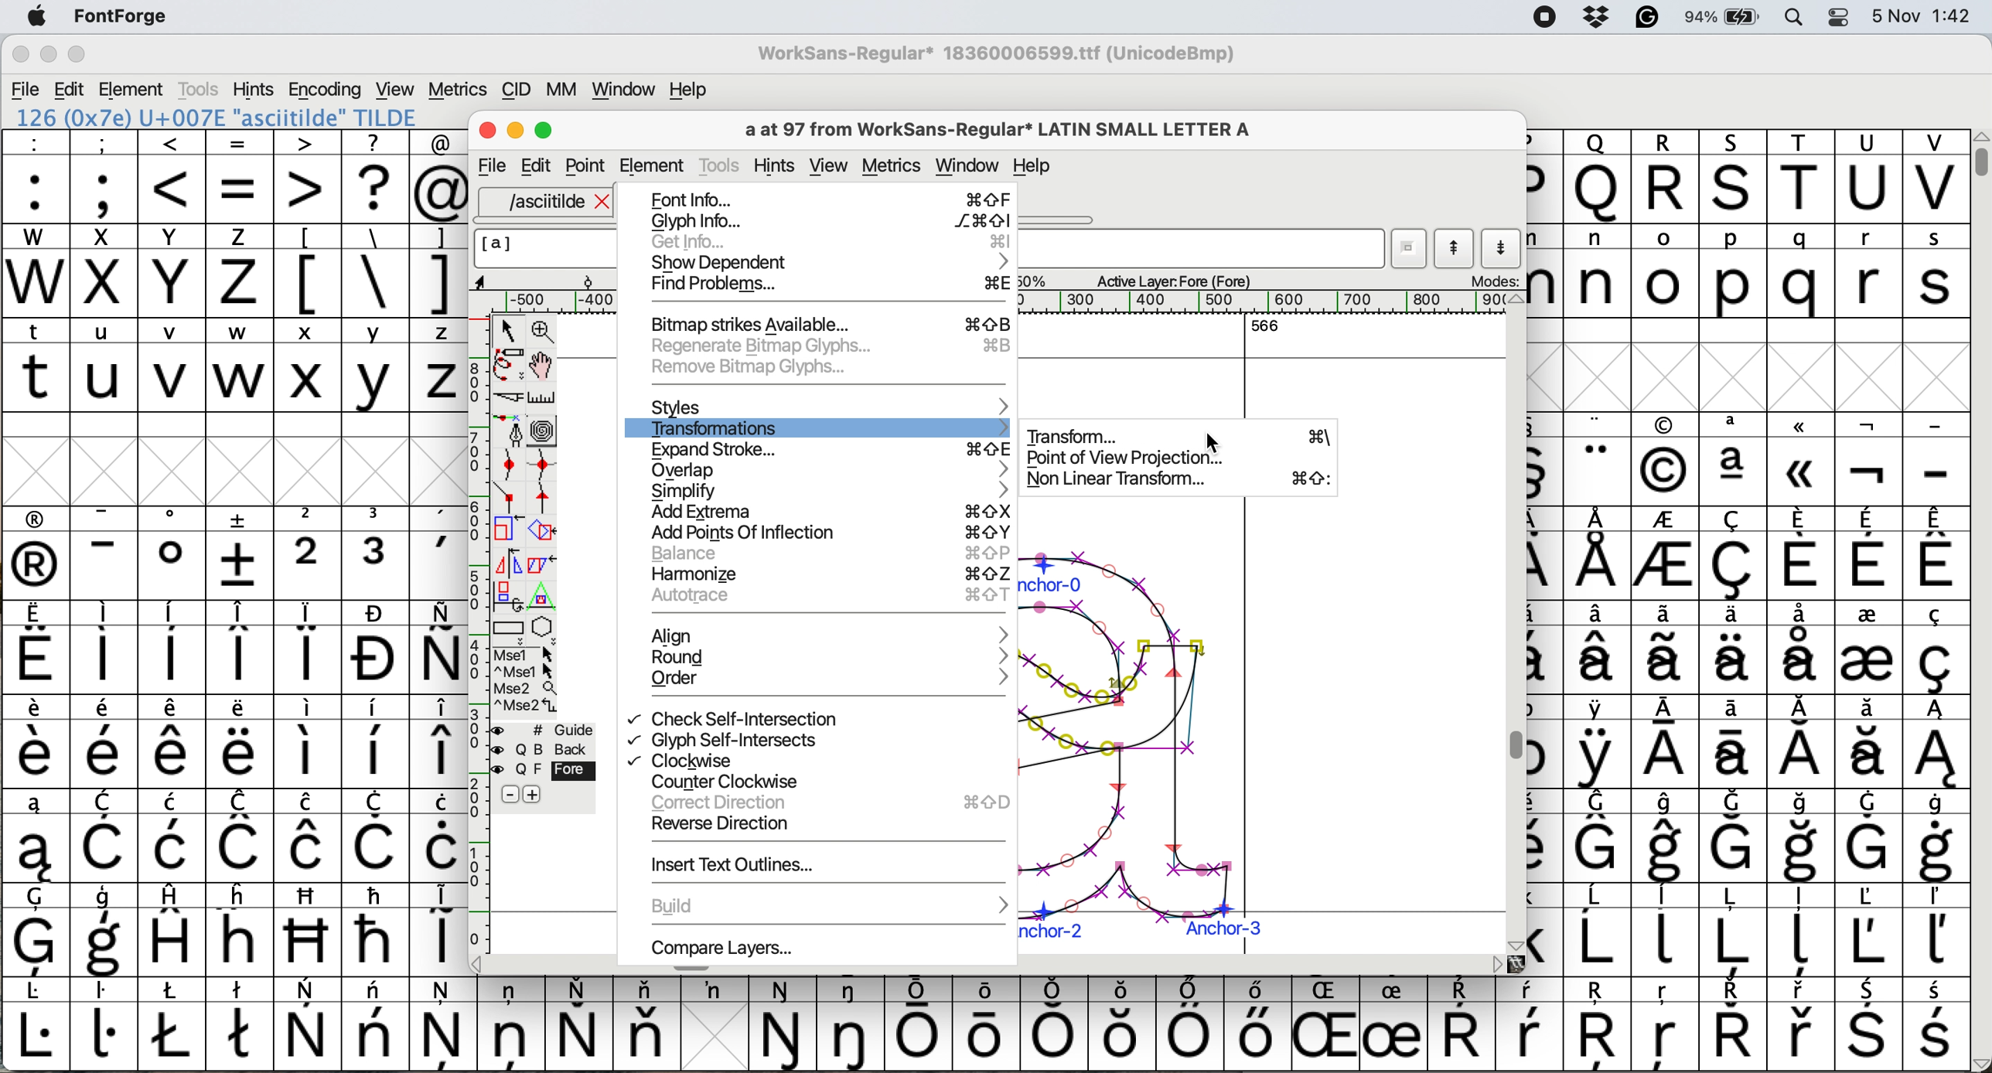 Image resolution: width=1992 pixels, height=1073 pixels. Describe the element at coordinates (442, 836) in the screenshot. I see `symbol` at that location.